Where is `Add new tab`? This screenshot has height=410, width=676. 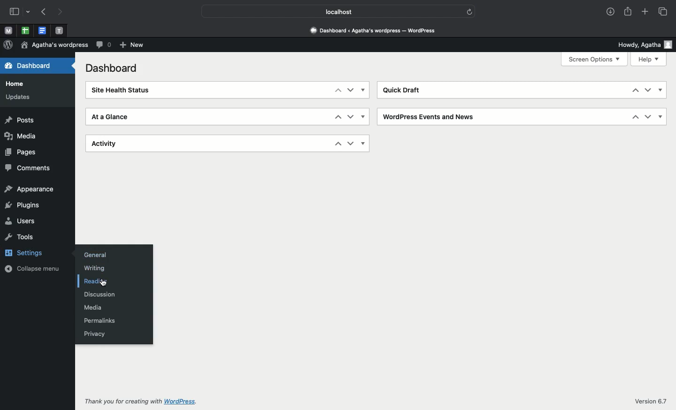 Add new tab is located at coordinates (645, 10).